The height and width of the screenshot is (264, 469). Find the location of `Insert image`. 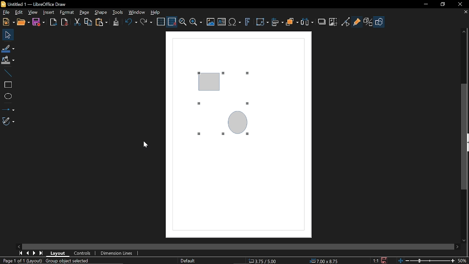

Insert image is located at coordinates (210, 22).